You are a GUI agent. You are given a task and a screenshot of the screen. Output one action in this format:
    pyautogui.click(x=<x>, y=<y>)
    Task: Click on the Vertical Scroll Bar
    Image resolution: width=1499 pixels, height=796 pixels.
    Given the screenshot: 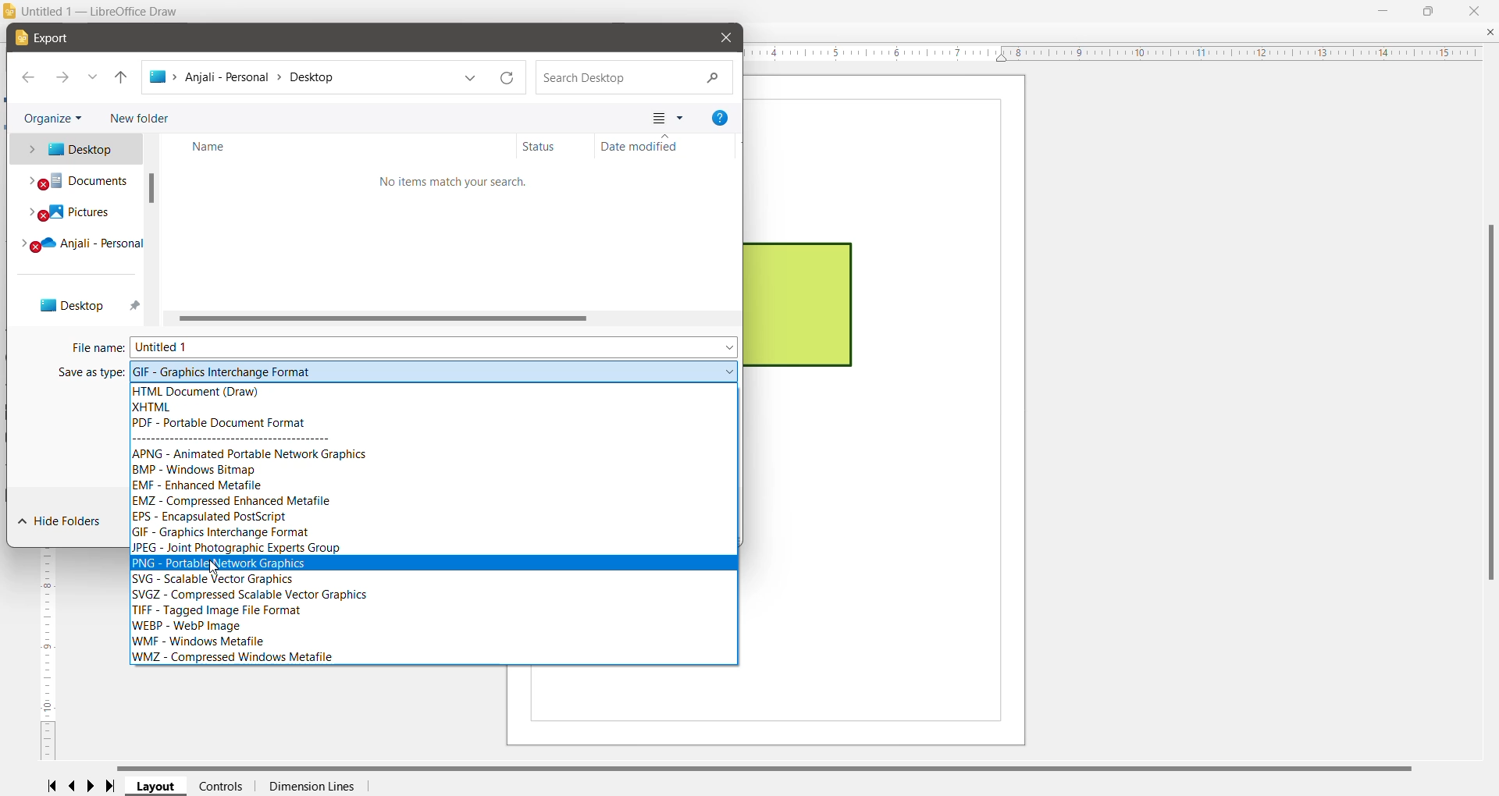 What is the action you would take?
    pyautogui.click(x=1488, y=402)
    